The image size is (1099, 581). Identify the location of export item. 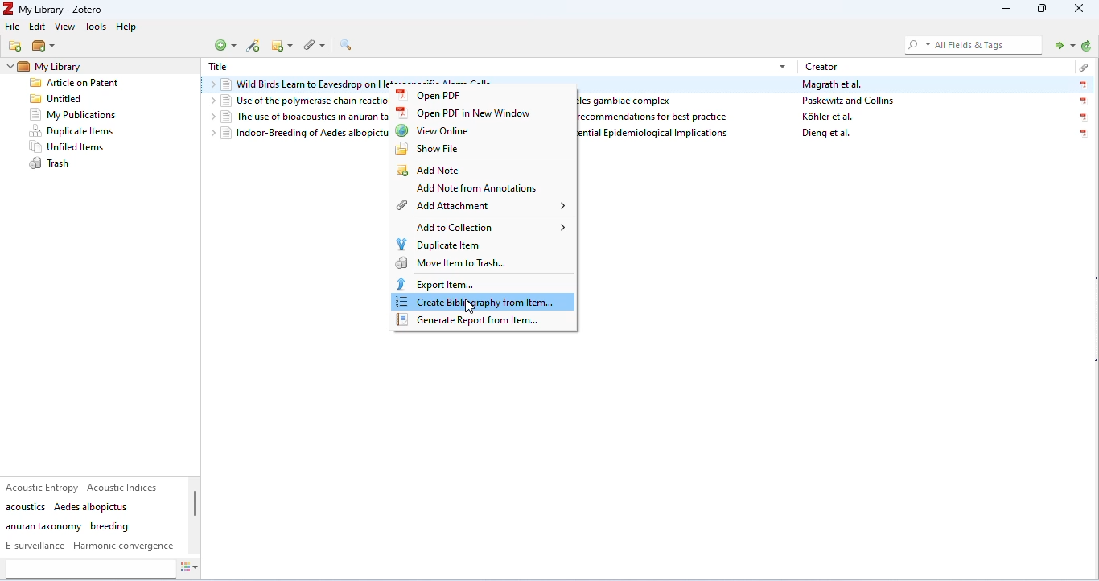
(435, 283).